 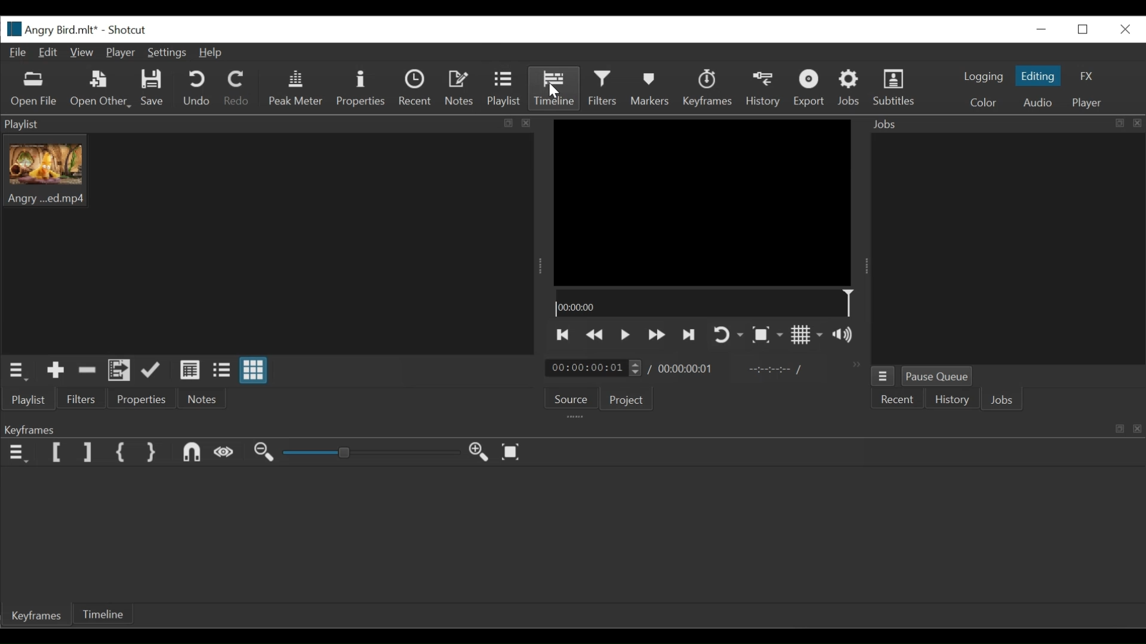 What do you see at coordinates (553, 91) in the screenshot?
I see `Cursor` at bounding box center [553, 91].